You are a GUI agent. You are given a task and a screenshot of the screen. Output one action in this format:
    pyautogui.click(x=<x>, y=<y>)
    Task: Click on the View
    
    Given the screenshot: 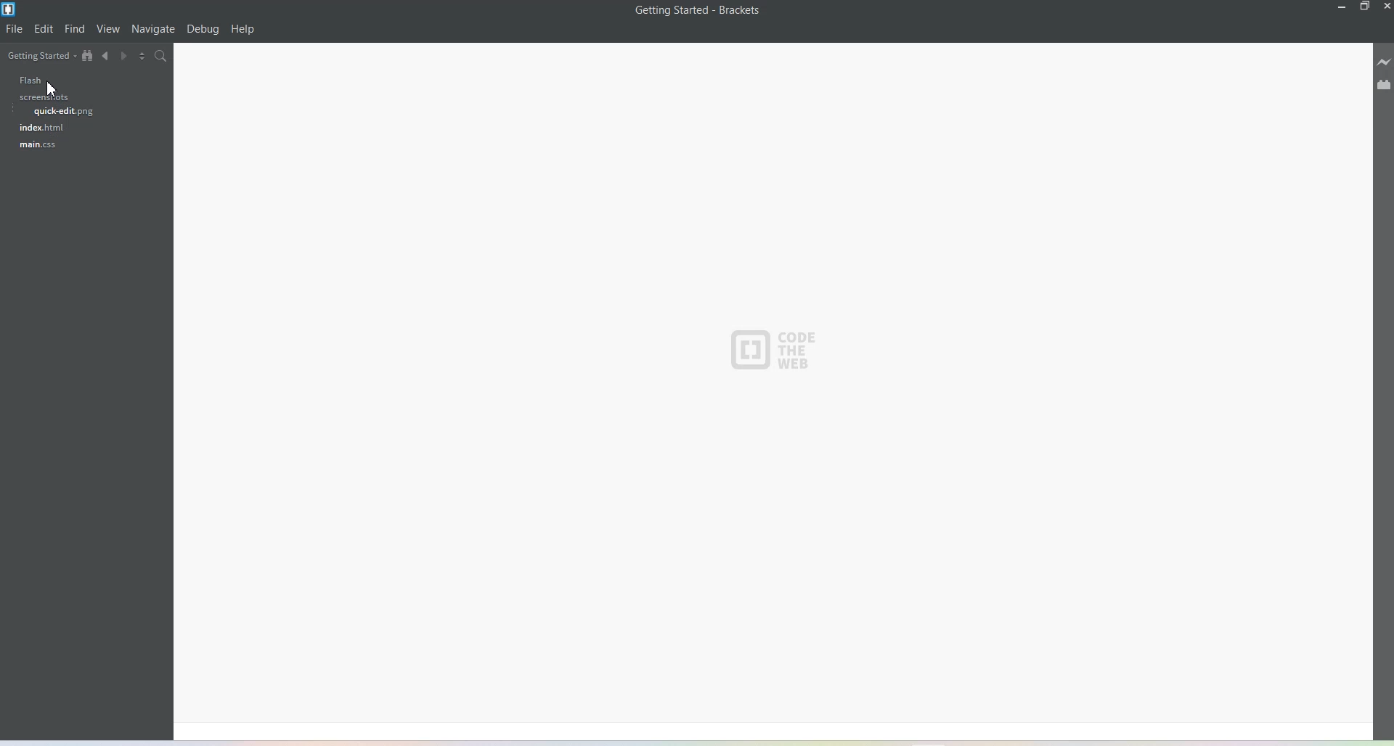 What is the action you would take?
    pyautogui.click(x=109, y=30)
    